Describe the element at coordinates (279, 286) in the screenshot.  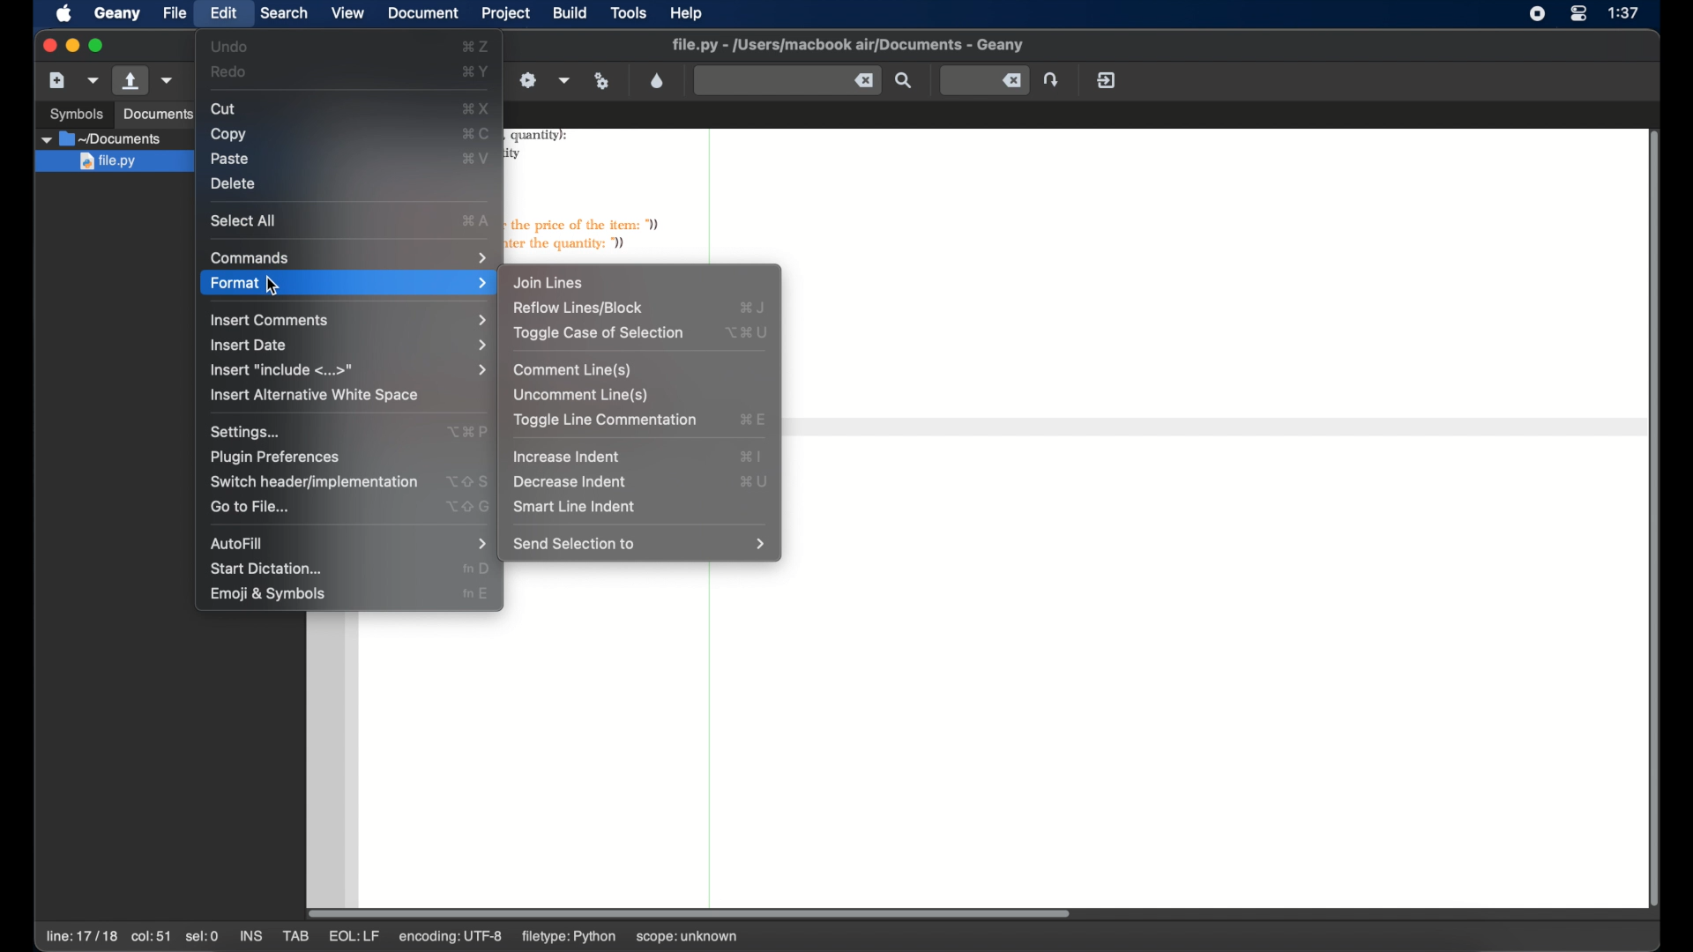
I see `cursor` at that location.